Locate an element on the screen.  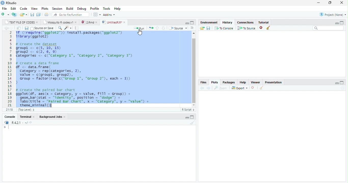
scroll down is located at coordinates (194, 105).